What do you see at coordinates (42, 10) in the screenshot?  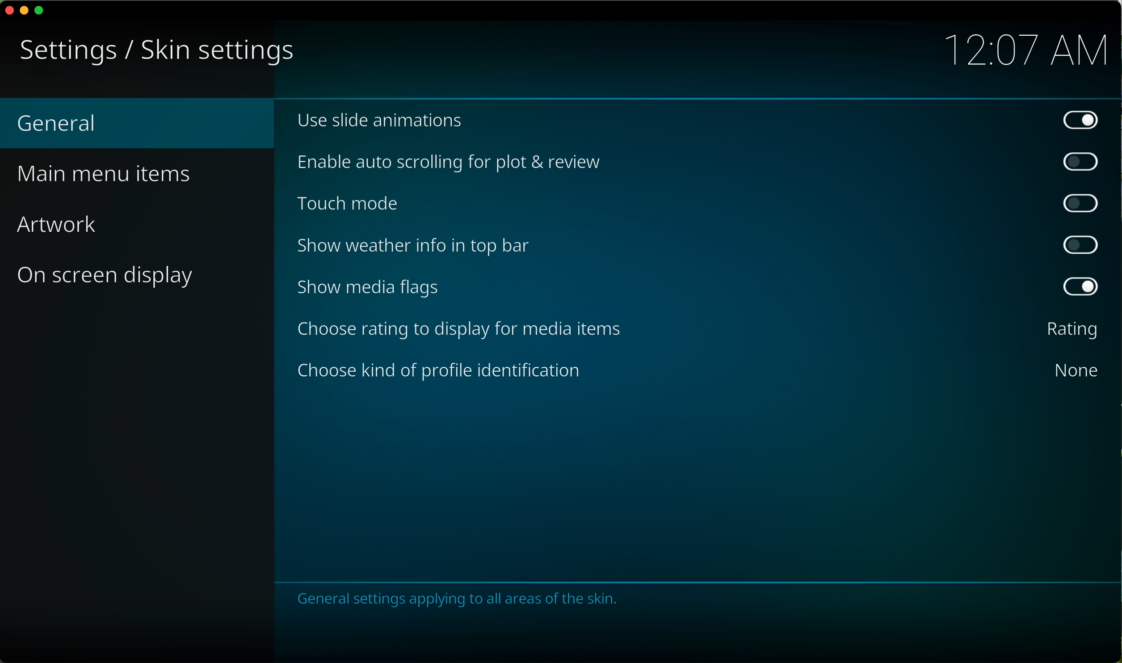 I see `maximize` at bounding box center [42, 10].